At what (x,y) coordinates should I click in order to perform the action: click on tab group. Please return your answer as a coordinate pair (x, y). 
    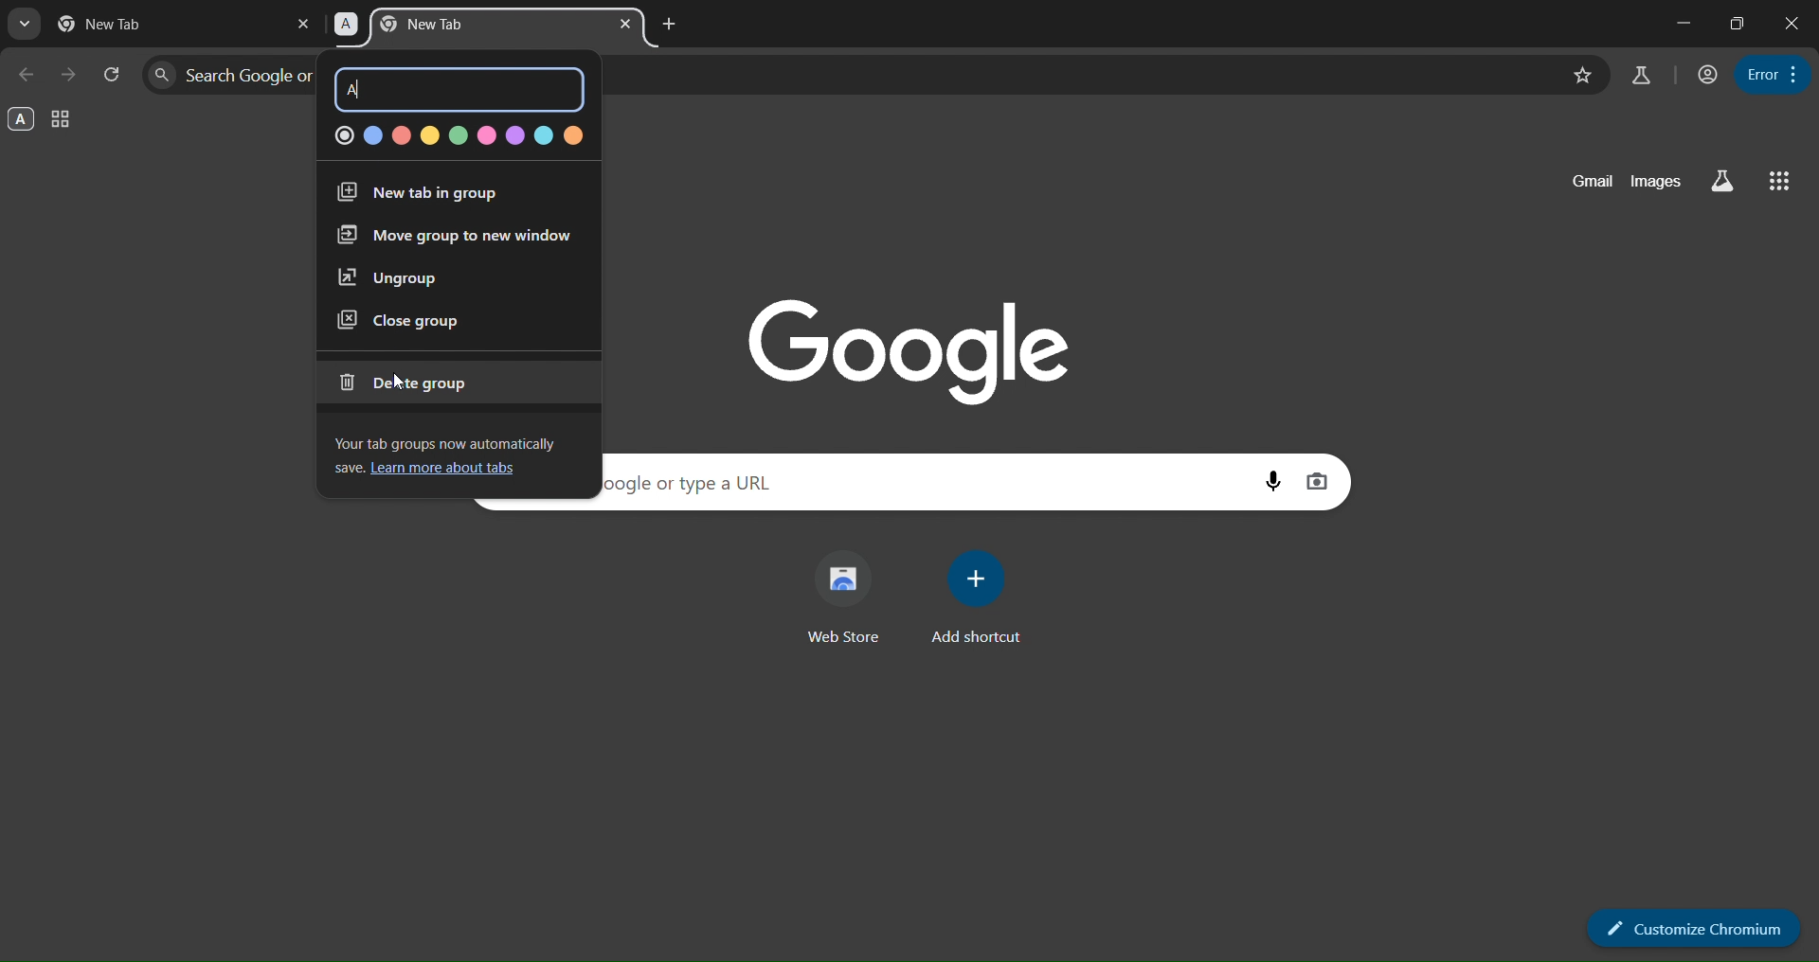
    Looking at the image, I should click on (63, 121).